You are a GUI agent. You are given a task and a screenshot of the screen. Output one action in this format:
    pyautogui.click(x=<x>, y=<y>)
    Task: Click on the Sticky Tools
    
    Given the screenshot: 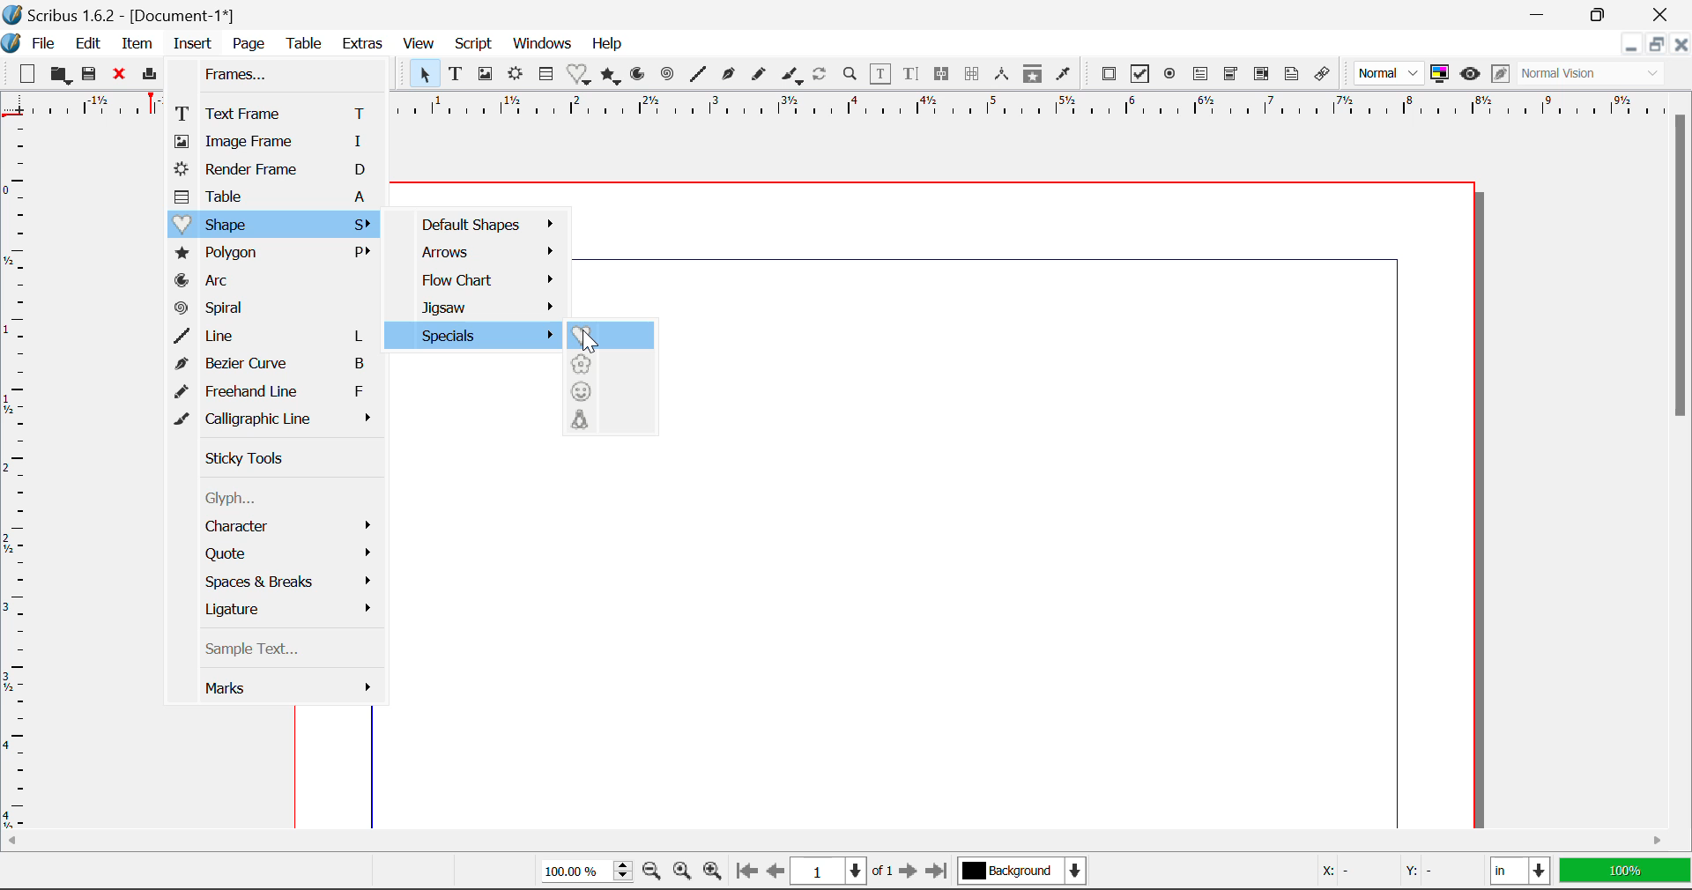 What is the action you would take?
    pyautogui.click(x=277, y=458)
    